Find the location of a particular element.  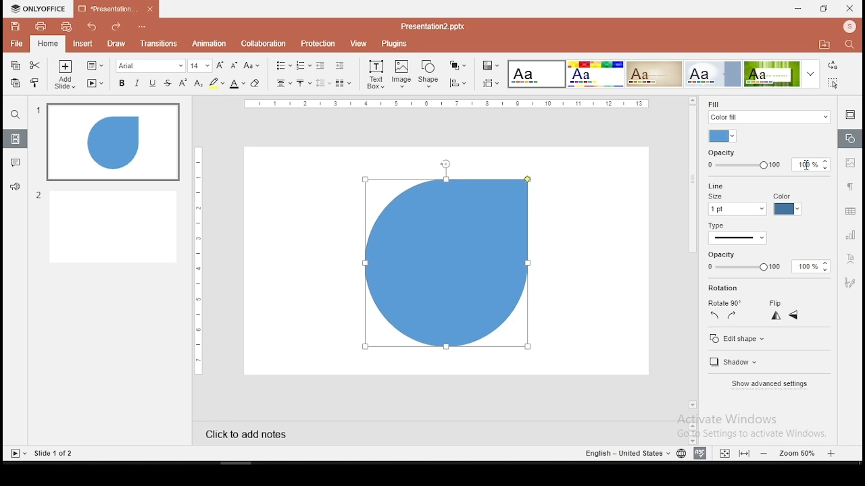

horizontal align is located at coordinates (282, 84).